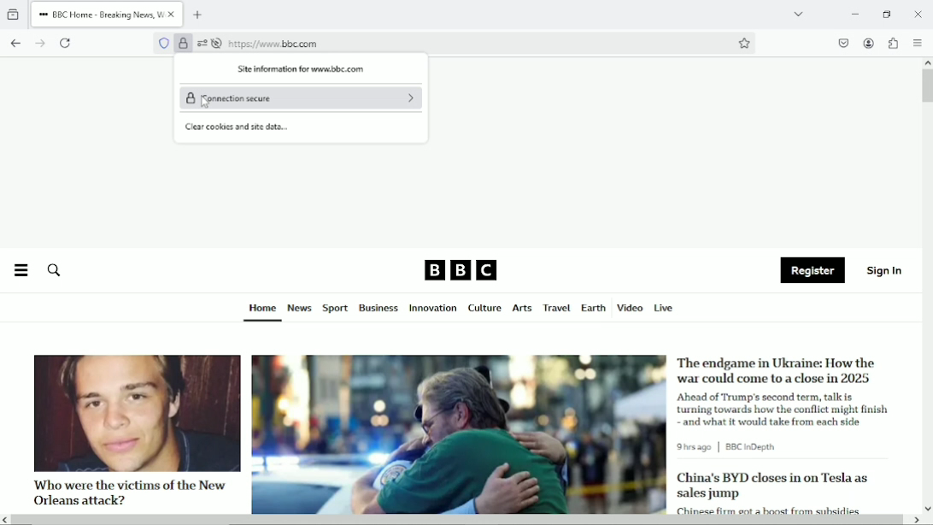 The height and width of the screenshot is (525, 933). I want to click on No trackers known to firefox were detected on this page, so click(164, 43).